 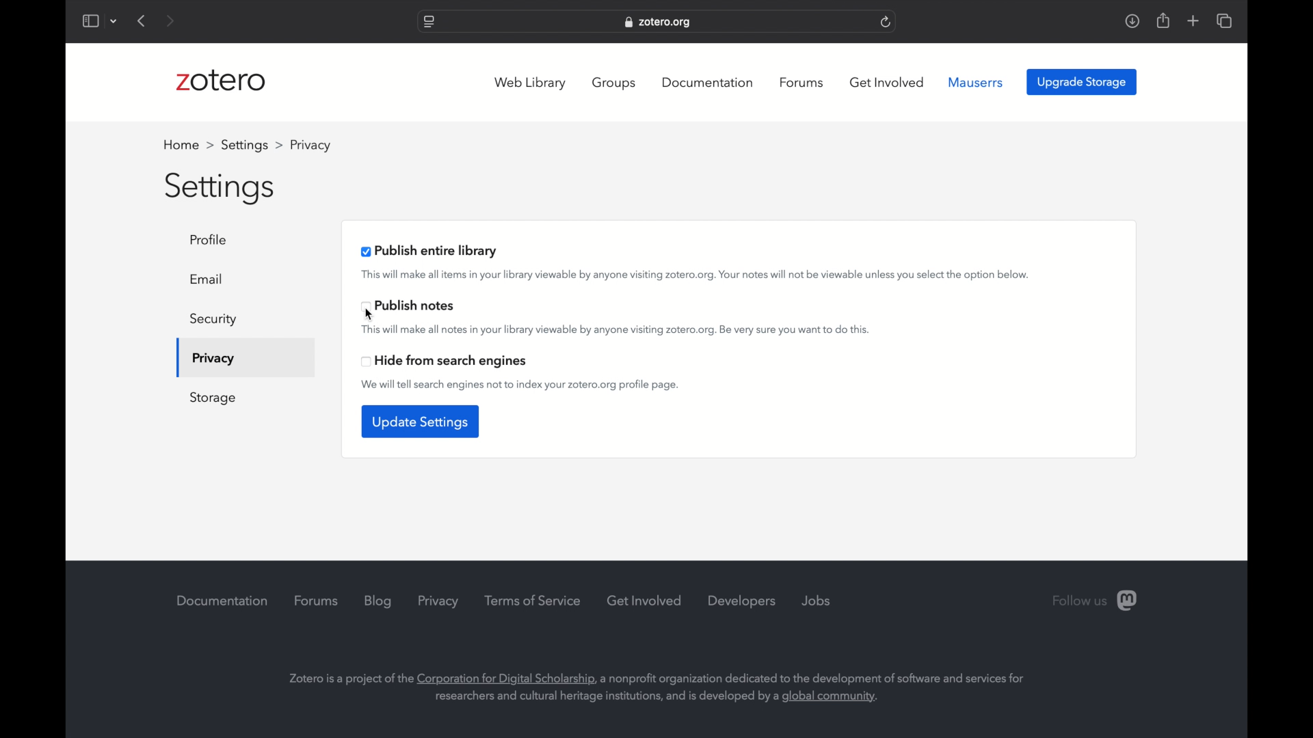 I want to click on developers, so click(x=743, y=602).